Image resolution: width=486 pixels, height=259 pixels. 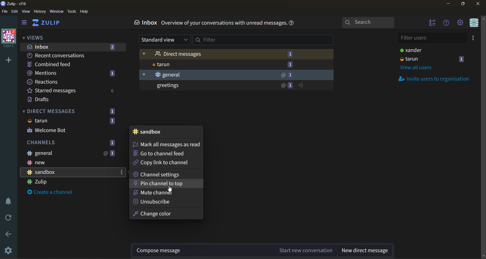 I want to click on filter, so click(x=263, y=41).